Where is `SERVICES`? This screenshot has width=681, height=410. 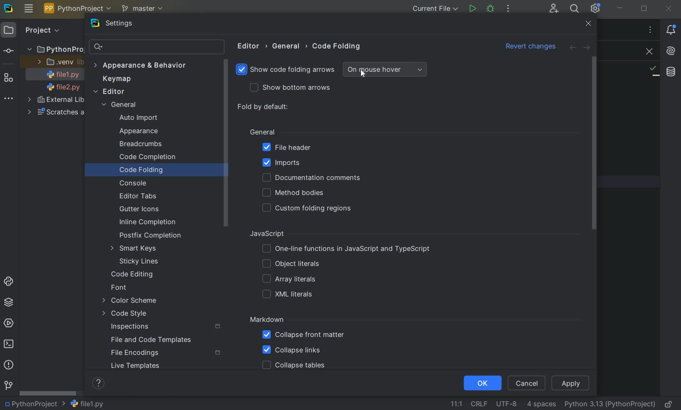 SERVICES is located at coordinates (10, 323).